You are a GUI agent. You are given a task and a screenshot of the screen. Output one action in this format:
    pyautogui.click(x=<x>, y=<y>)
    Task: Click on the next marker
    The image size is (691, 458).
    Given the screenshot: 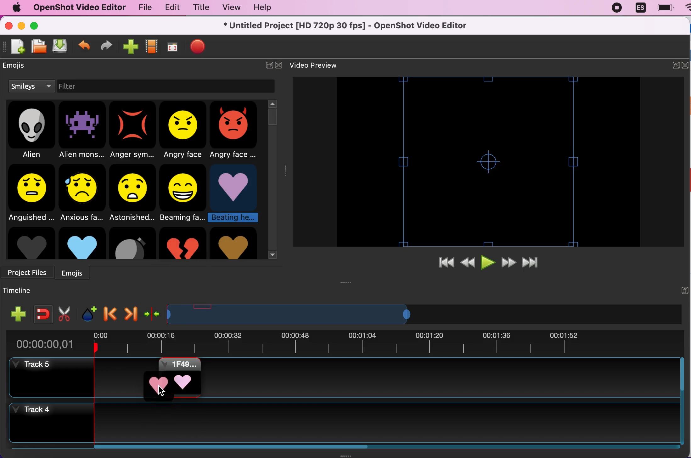 What is the action you would take?
    pyautogui.click(x=130, y=312)
    